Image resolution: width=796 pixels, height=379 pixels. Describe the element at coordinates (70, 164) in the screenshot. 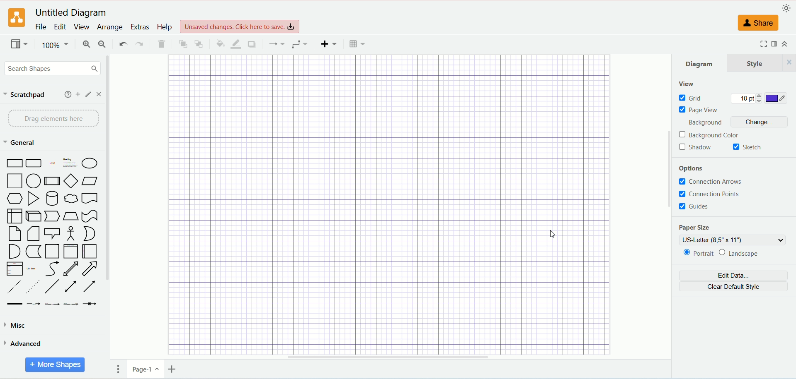

I see `Heading with Text` at that location.